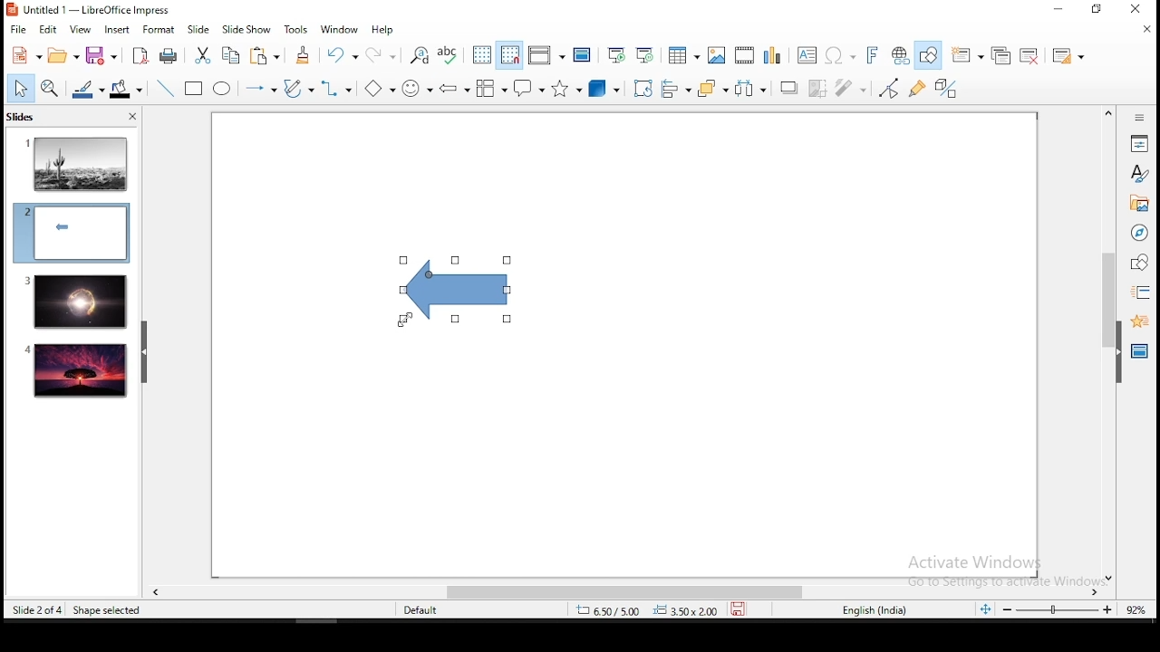  I want to click on close, so click(1148, 29).